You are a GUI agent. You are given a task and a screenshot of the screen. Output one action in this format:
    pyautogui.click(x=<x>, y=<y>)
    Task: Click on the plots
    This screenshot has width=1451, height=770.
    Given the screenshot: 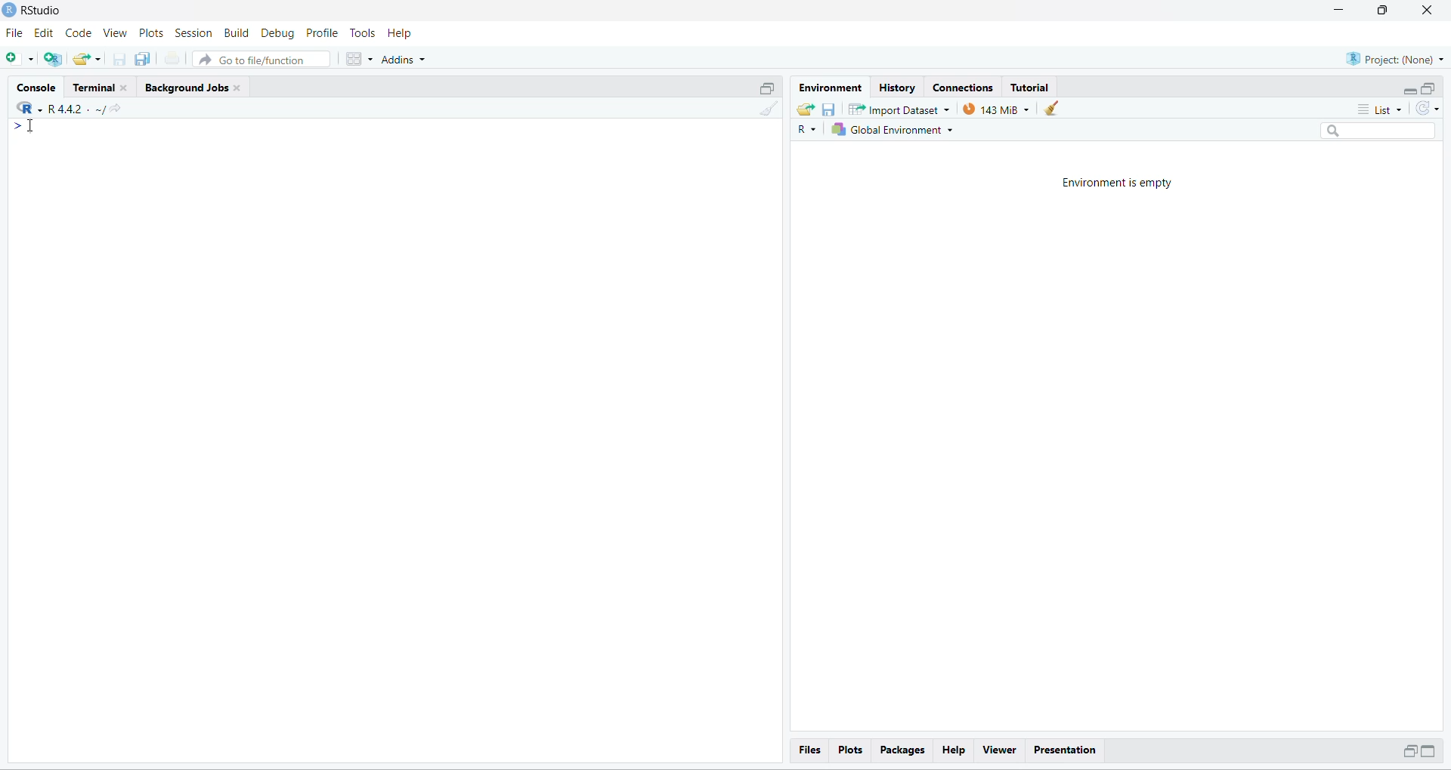 What is the action you would take?
    pyautogui.click(x=152, y=33)
    